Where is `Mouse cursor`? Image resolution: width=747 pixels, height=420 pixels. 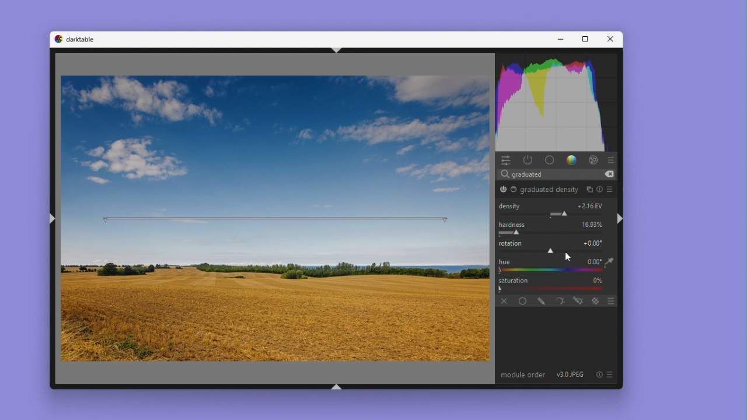
Mouse cursor is located at coordinates (569, 257).